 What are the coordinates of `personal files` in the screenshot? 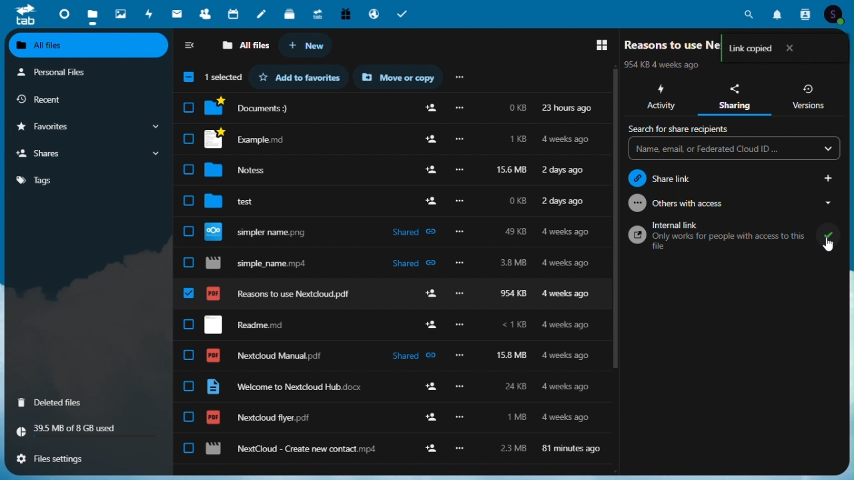 It's located at (85, 71).